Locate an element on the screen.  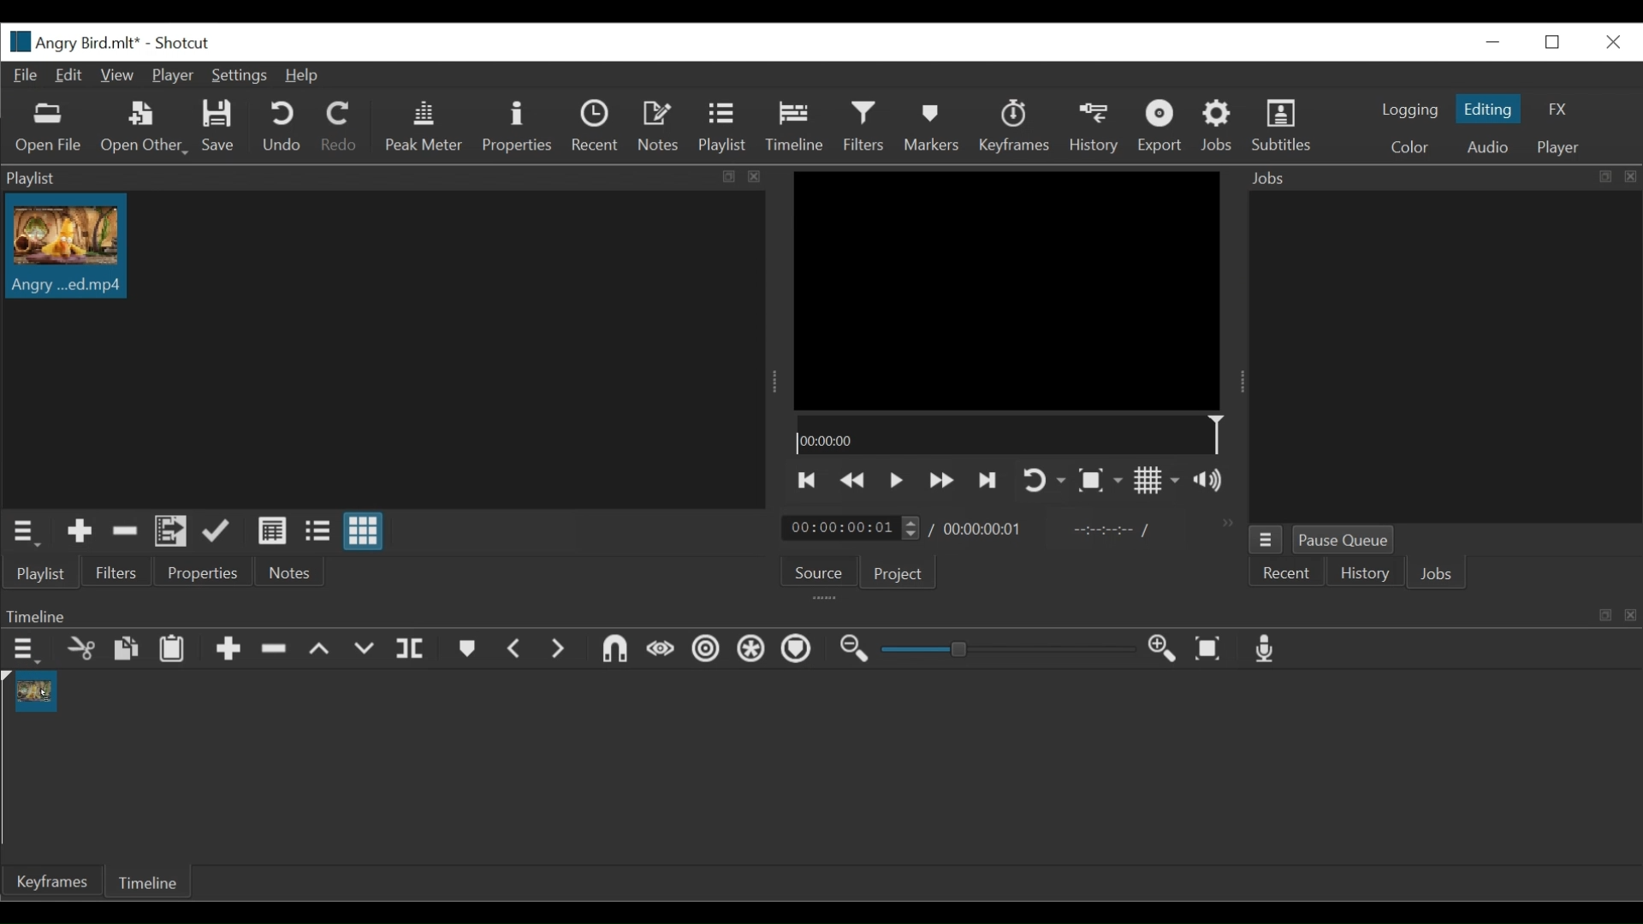
Properties is located at coordinates (521, 127).